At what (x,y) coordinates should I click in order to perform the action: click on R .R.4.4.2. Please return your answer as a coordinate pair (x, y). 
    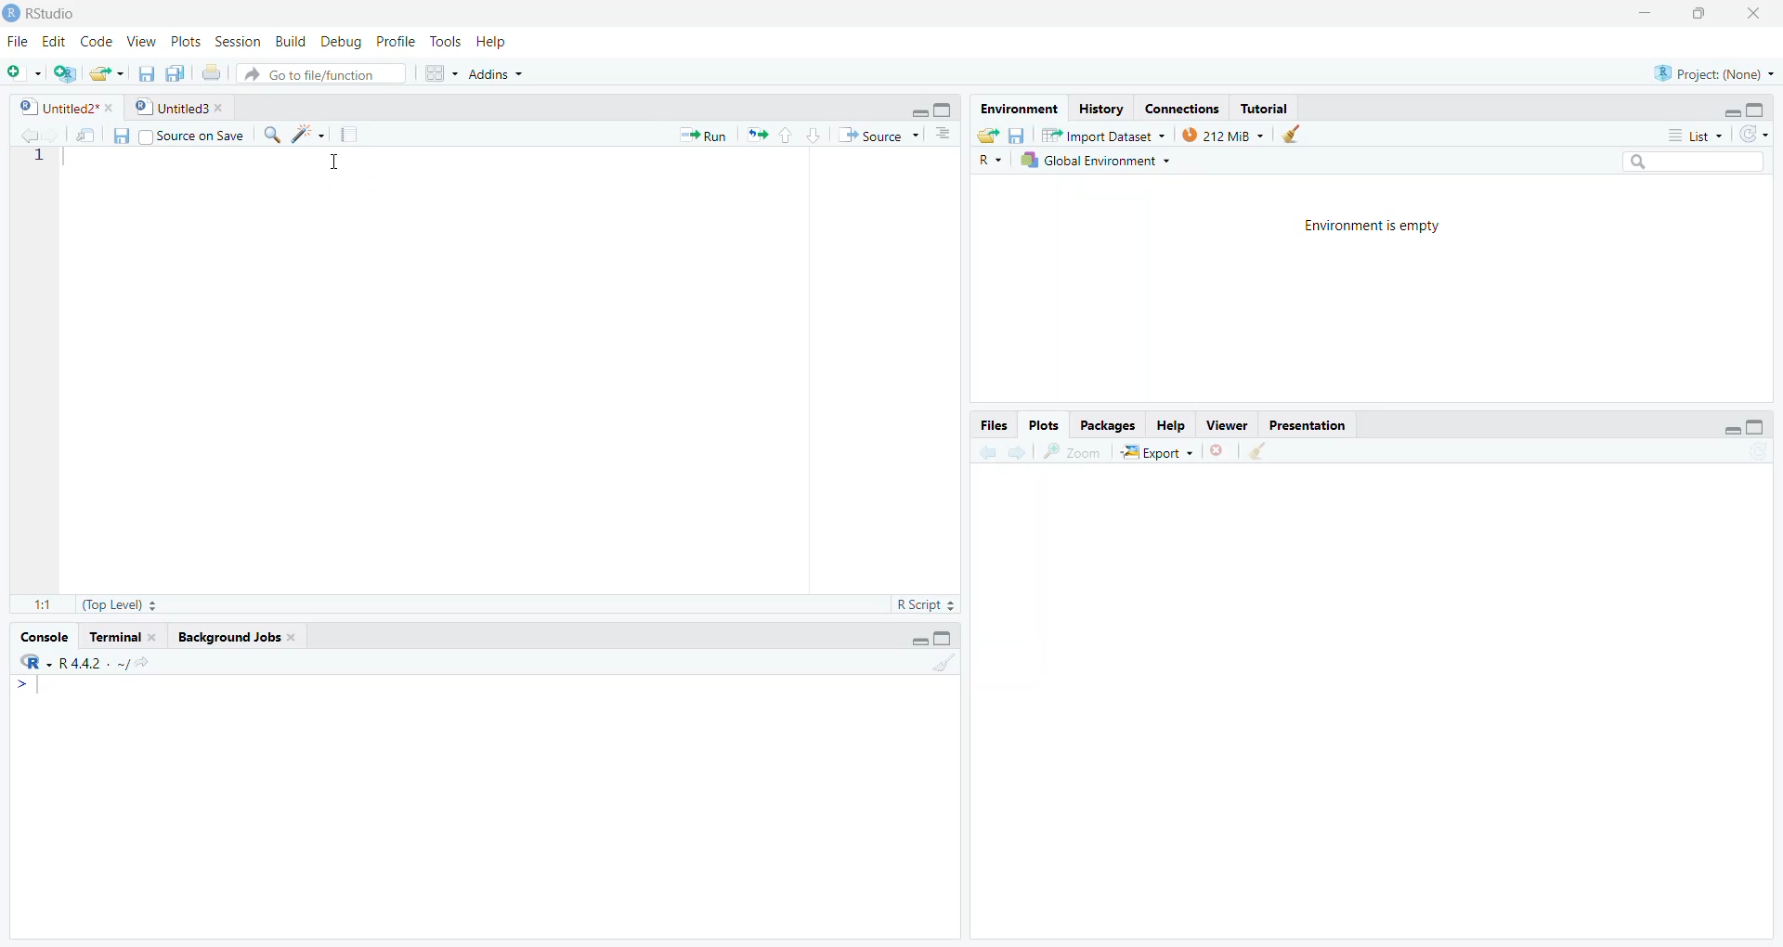
    Looking at the image, I should click on (88, 664).